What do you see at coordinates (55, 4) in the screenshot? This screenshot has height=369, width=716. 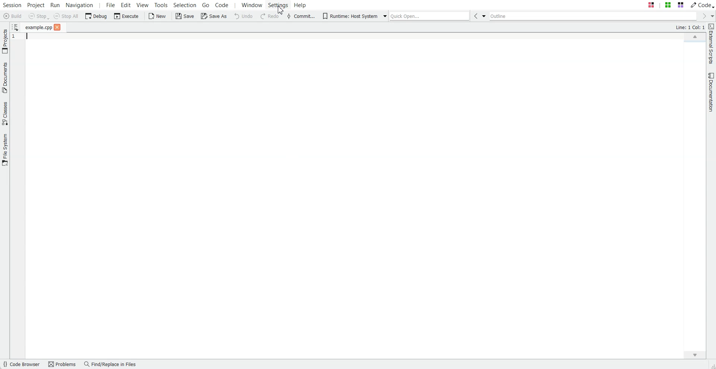 I see `Run` at bounding box center [55, 4].